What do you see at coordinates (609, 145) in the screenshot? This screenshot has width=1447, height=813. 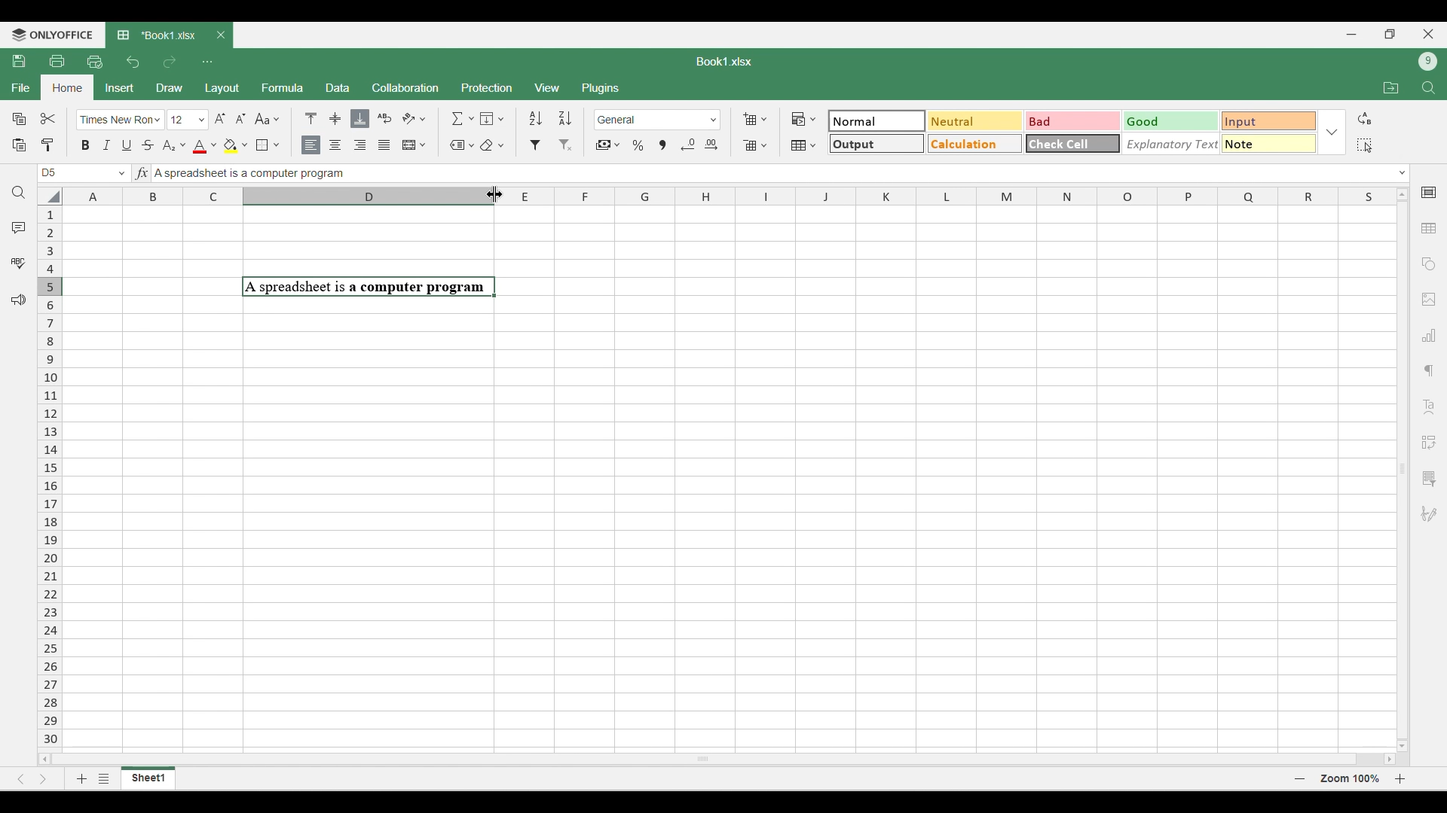 I see `Accounting style` at bounding box center [609, 145].